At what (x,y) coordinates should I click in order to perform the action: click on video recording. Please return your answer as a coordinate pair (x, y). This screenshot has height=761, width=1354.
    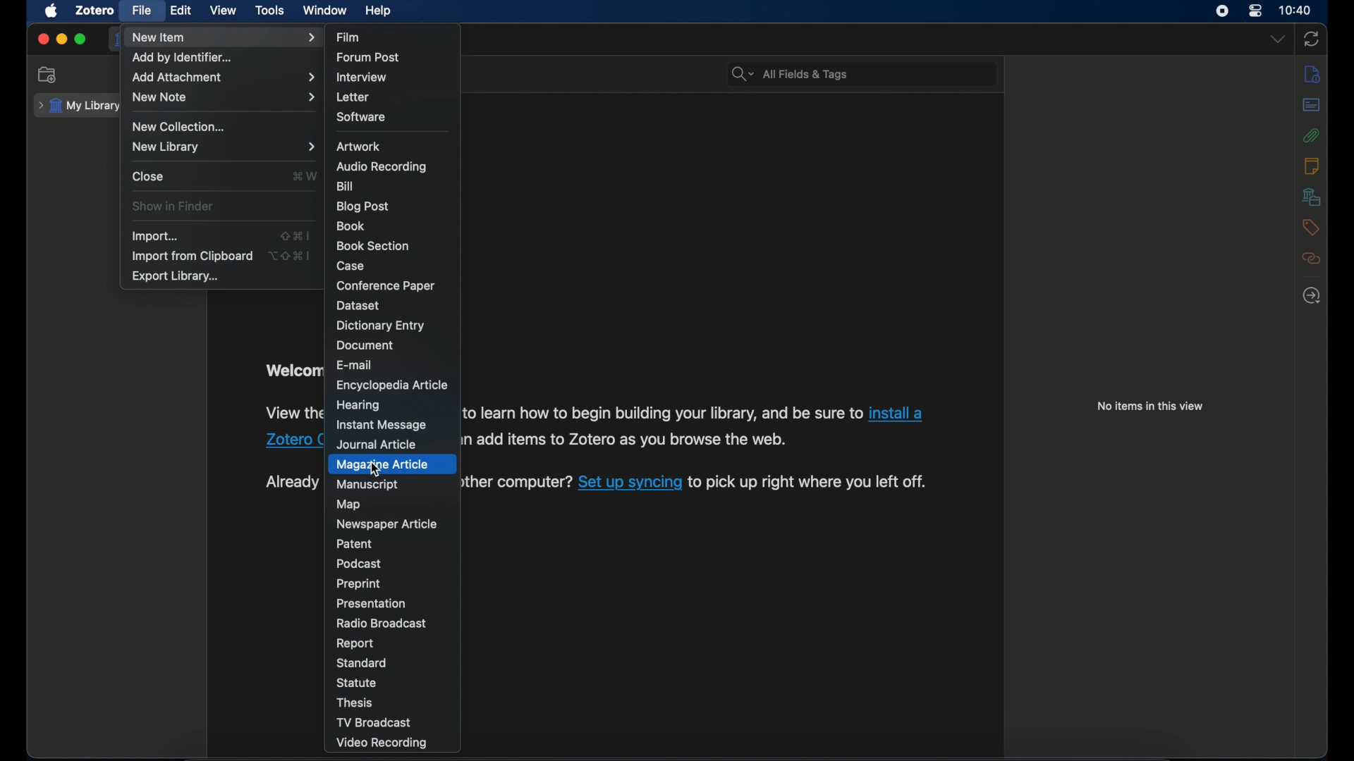
    Looking at the image, I should click on (382, 743).